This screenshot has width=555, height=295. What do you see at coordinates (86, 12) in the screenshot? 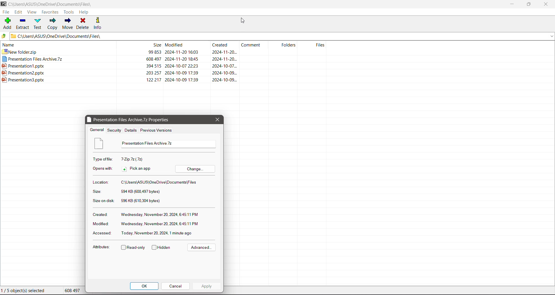
I see `Help` at bounding box center [86, 12].